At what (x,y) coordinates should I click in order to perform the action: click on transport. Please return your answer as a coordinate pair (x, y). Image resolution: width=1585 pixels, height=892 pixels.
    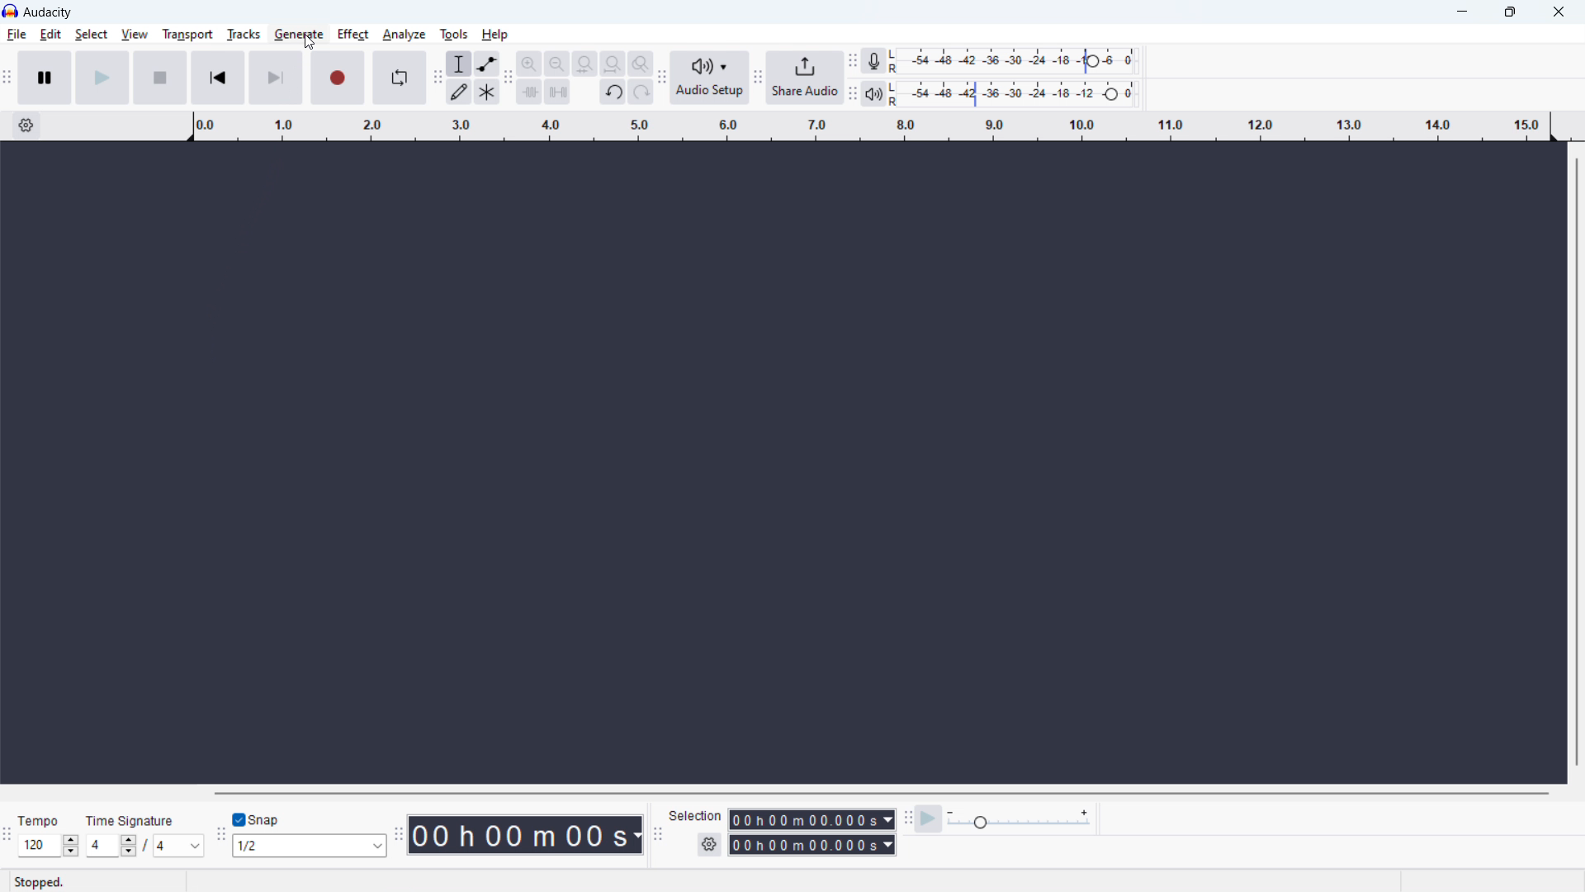
    Looking at the image, I should click on (187, 34).